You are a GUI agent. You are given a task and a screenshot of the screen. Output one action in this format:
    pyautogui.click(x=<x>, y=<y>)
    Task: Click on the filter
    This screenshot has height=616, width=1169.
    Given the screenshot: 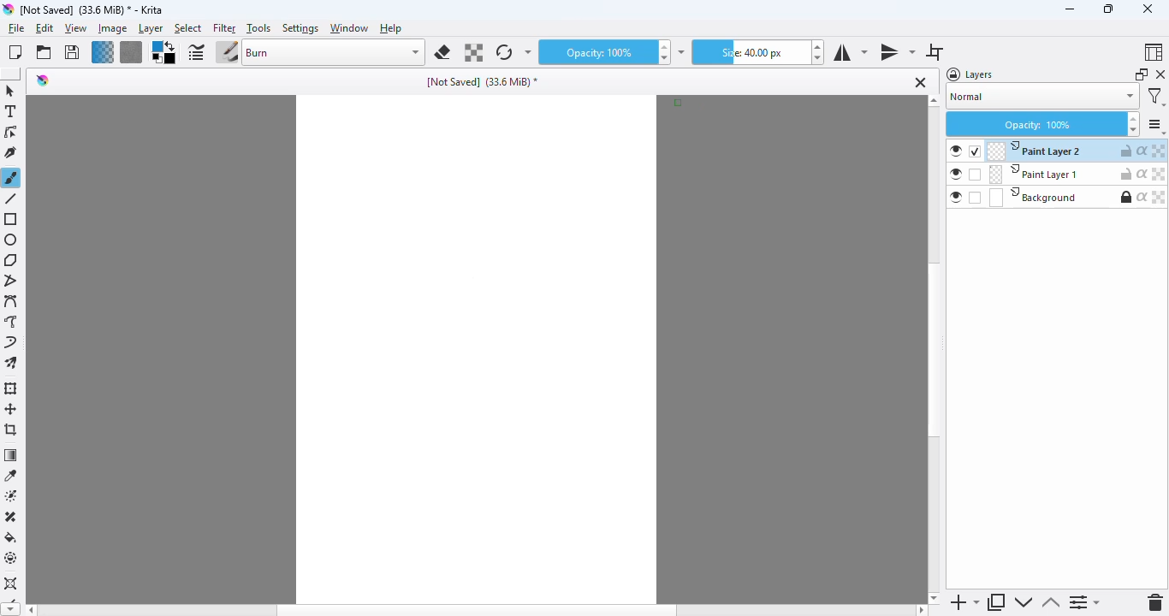 What is the action you would take?
    pyautogui.click(x=224, y=28)
    